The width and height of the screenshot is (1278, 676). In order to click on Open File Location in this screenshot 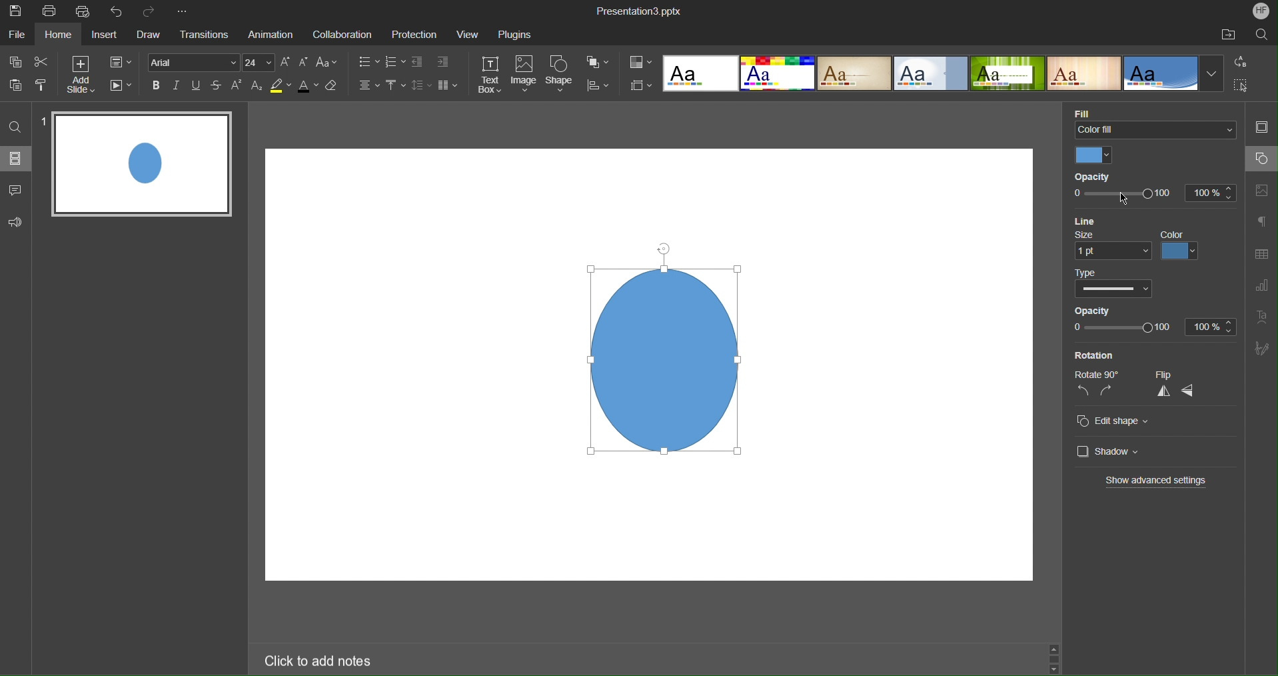, I will do `click(1226, 35)`.